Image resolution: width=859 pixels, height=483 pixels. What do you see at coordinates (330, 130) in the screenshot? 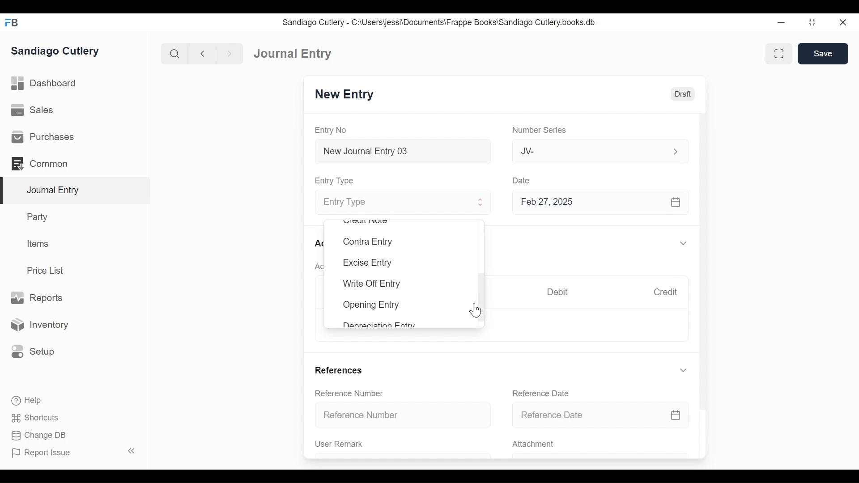
I see `Entry No` at bounding box center [330, 130].